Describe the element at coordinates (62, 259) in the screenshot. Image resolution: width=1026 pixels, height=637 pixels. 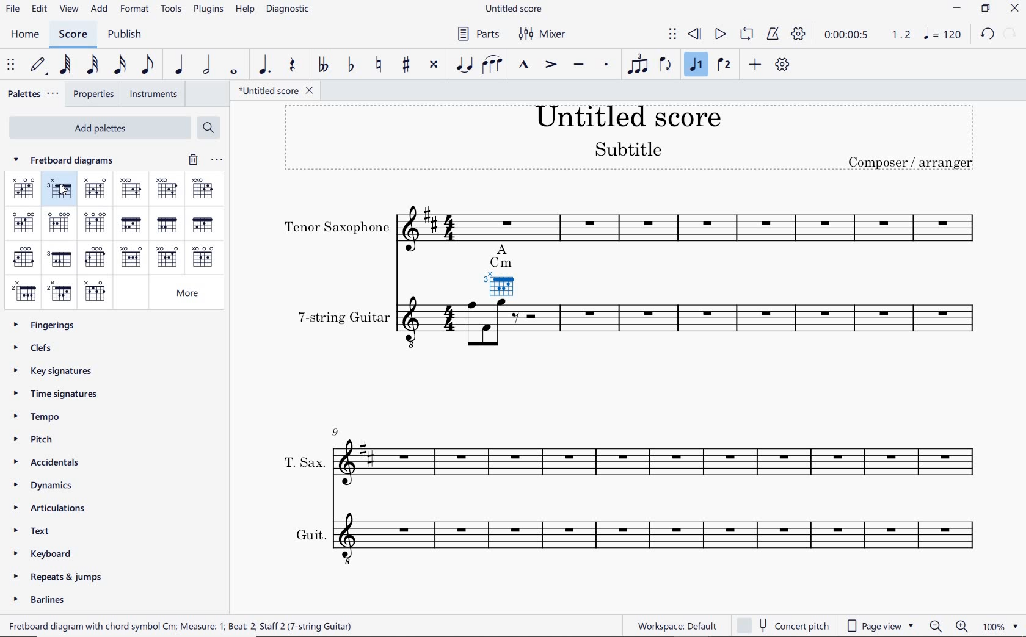
I see `GM` at that location.